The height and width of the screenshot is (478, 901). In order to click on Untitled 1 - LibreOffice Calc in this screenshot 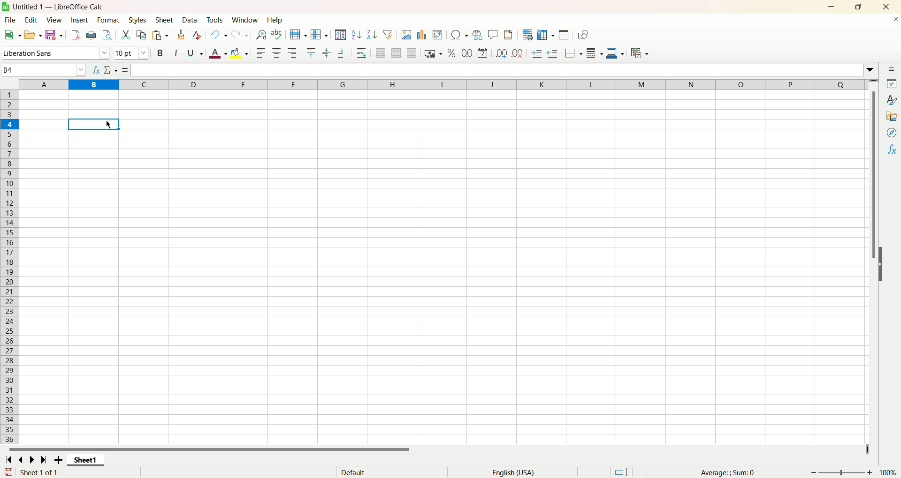, I will do `click(64, 6)`.